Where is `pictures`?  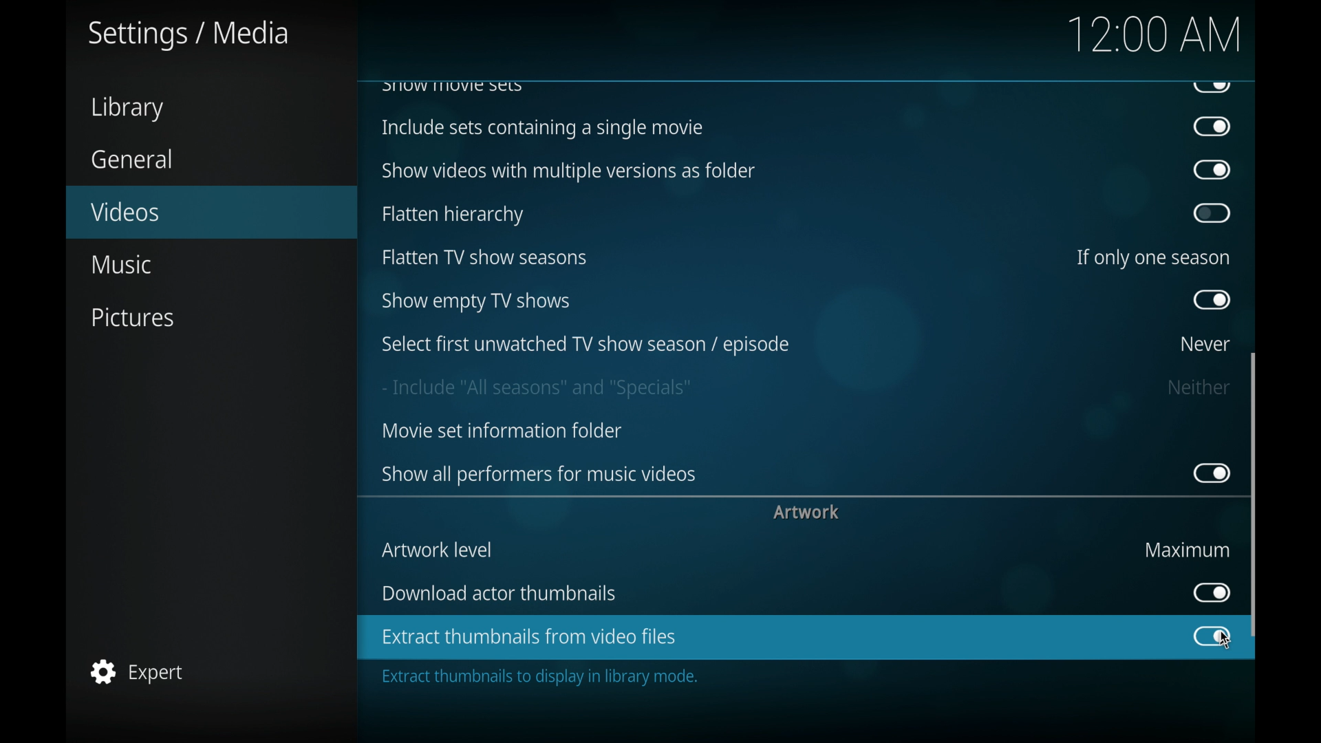 pictures is located at coordinates (136, 318).